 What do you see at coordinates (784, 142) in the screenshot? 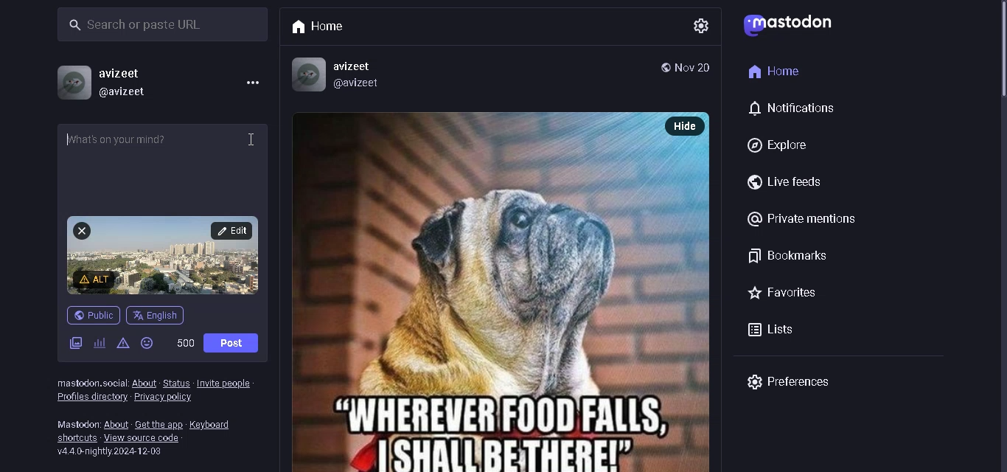
I see `explore` at bounding box center [784, 142].